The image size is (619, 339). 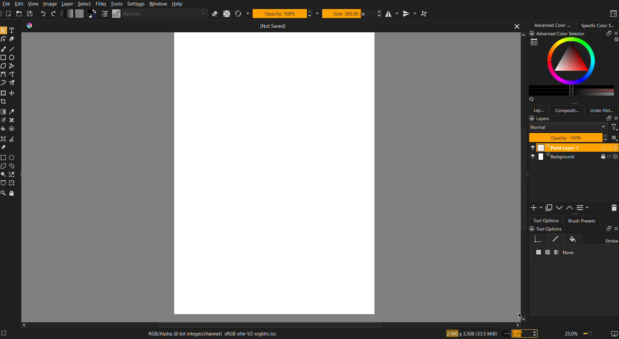 What do you see at coordinates (611, 13) in the screenshot?
I see `Layout` at bounding box center [611, 13].